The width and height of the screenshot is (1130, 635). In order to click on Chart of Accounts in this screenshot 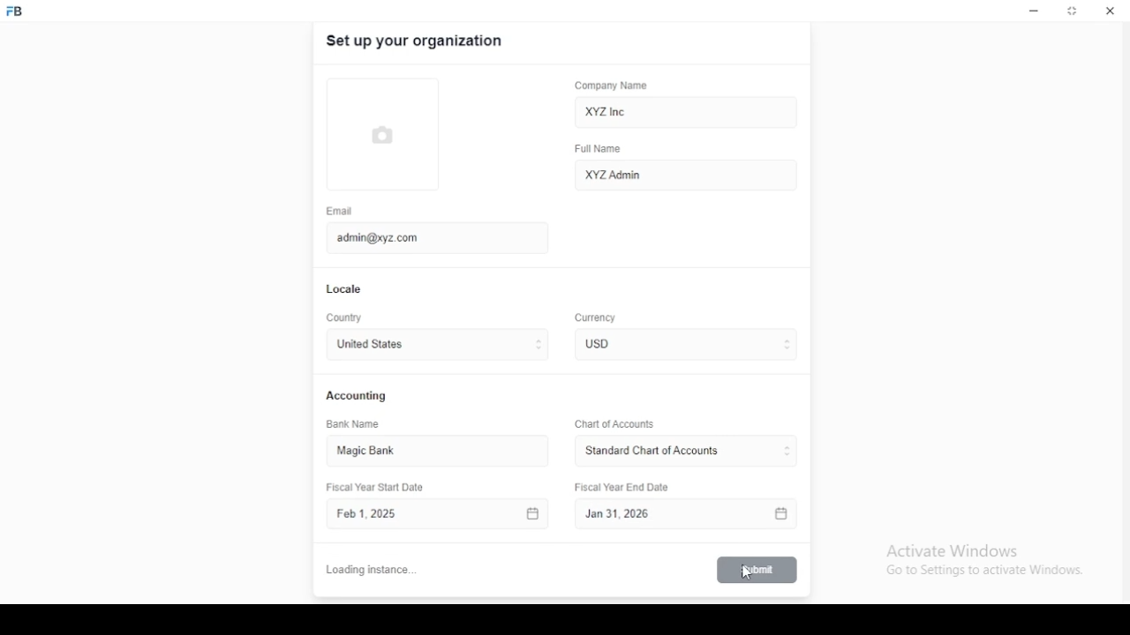, I will do `click(612, 423)`.